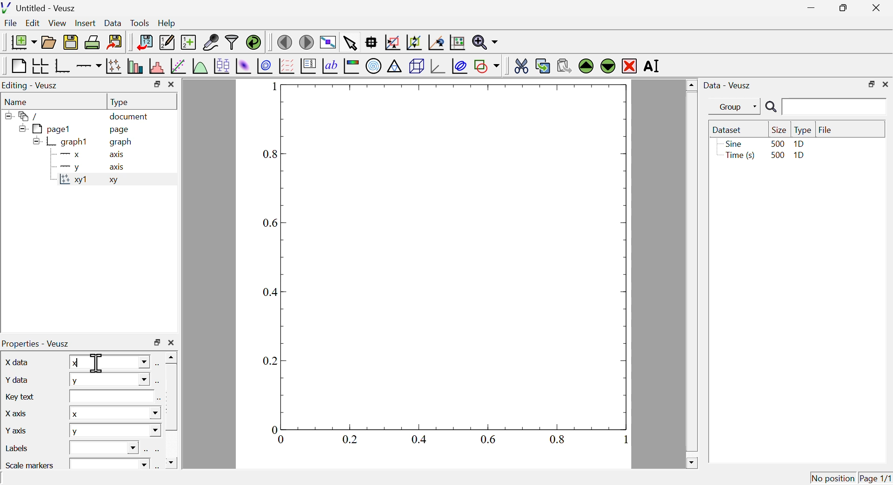 This screenshot has width=893, height=485. I want to click on blank page, so click(18, 66).